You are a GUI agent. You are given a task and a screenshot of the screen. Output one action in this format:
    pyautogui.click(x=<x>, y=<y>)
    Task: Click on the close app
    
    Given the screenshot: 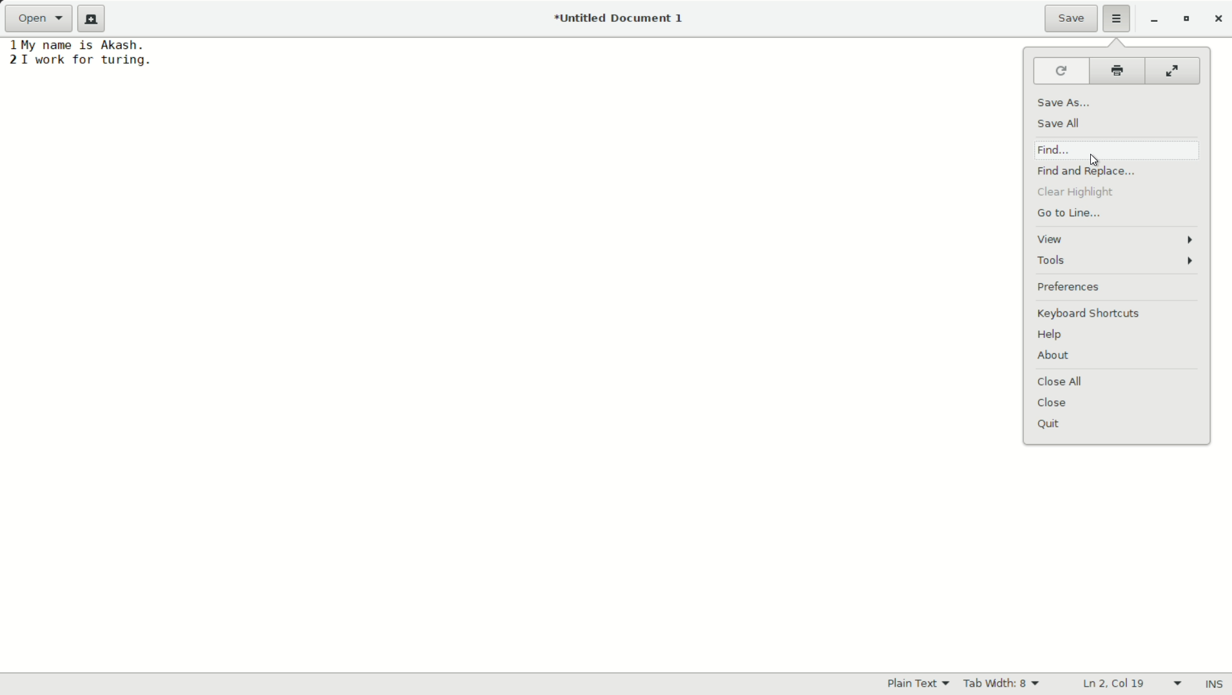 What is the action you would take?
    pyautogui.click(x=1217, y=20)
    